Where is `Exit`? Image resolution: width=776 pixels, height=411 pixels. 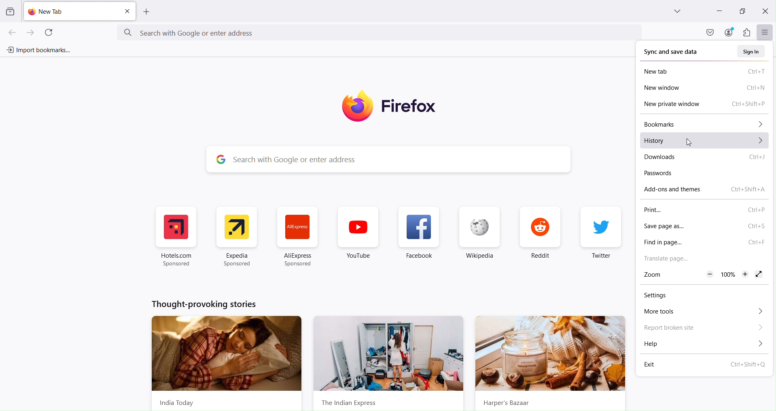
Exit is located at coordinates (706, 364).